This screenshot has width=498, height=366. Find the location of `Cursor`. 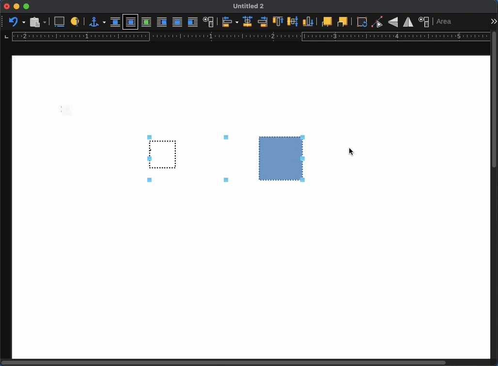

Cursor is located at coordinates (352, 151).